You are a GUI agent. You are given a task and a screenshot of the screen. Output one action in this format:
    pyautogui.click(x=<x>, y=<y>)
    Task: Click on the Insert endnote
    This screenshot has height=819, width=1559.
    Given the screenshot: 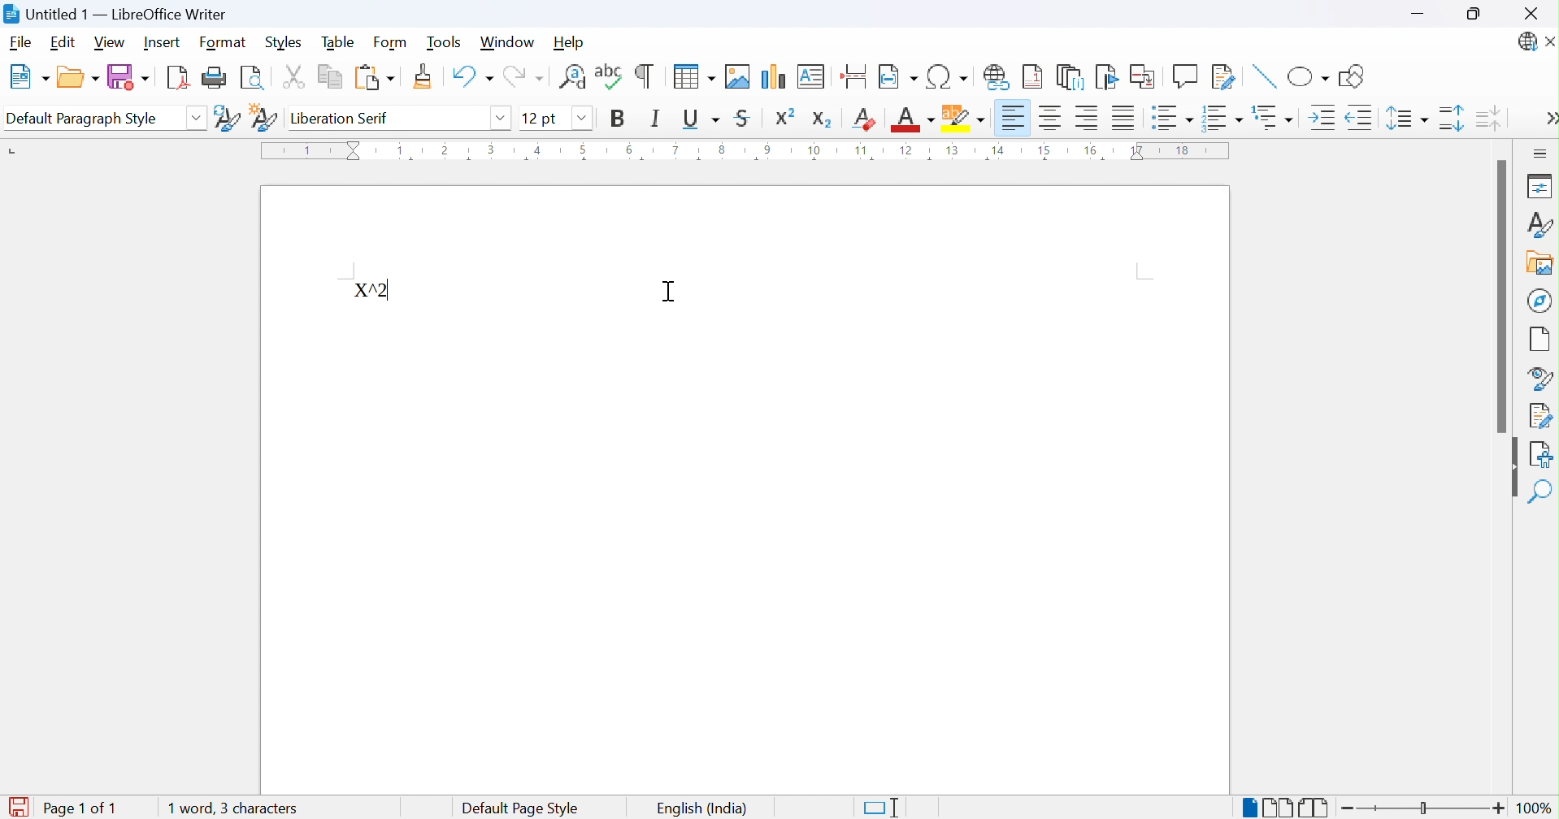 What is the action you would take?
    pyautogui.click(x=1074, y=78)
    